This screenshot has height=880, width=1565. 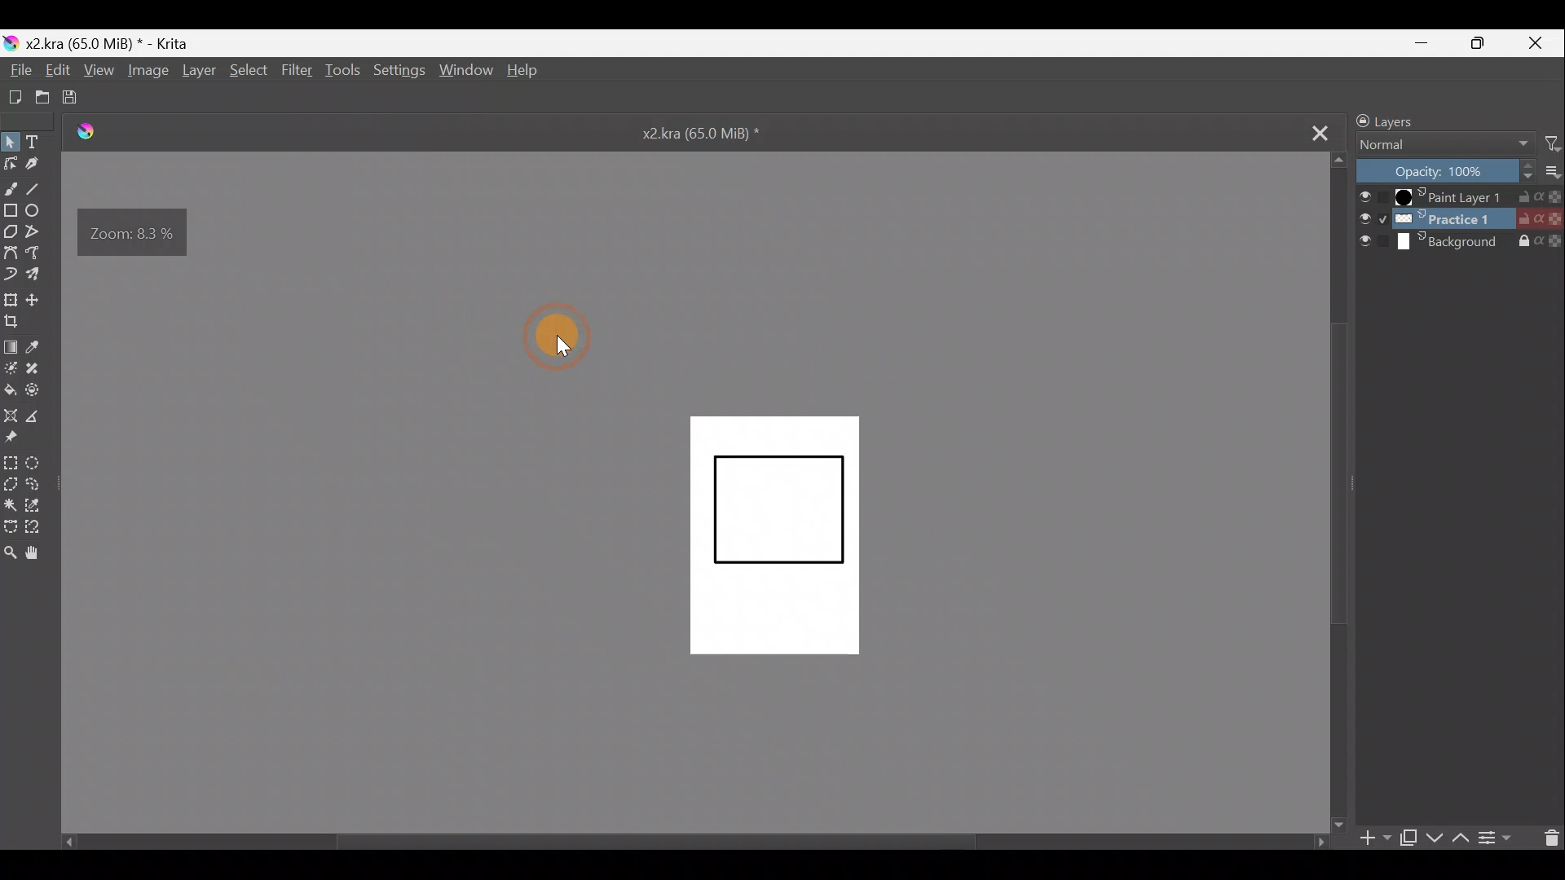 What do you see at coordinates (19, 326) in the screenshot?
I see `Crop the image to an area` at bounding box center [19, 326].